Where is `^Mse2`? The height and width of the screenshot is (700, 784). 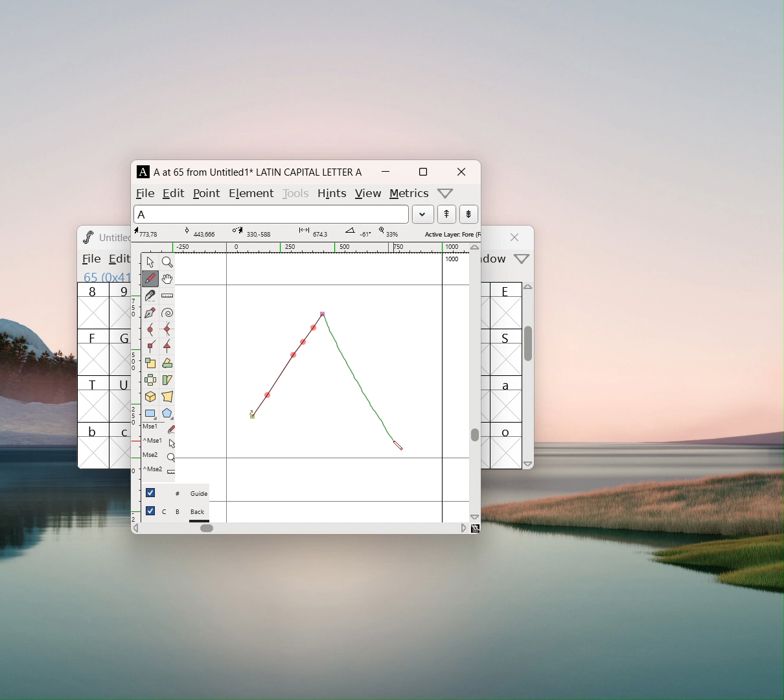
^Mse2 is located at coordinates (159, 441).